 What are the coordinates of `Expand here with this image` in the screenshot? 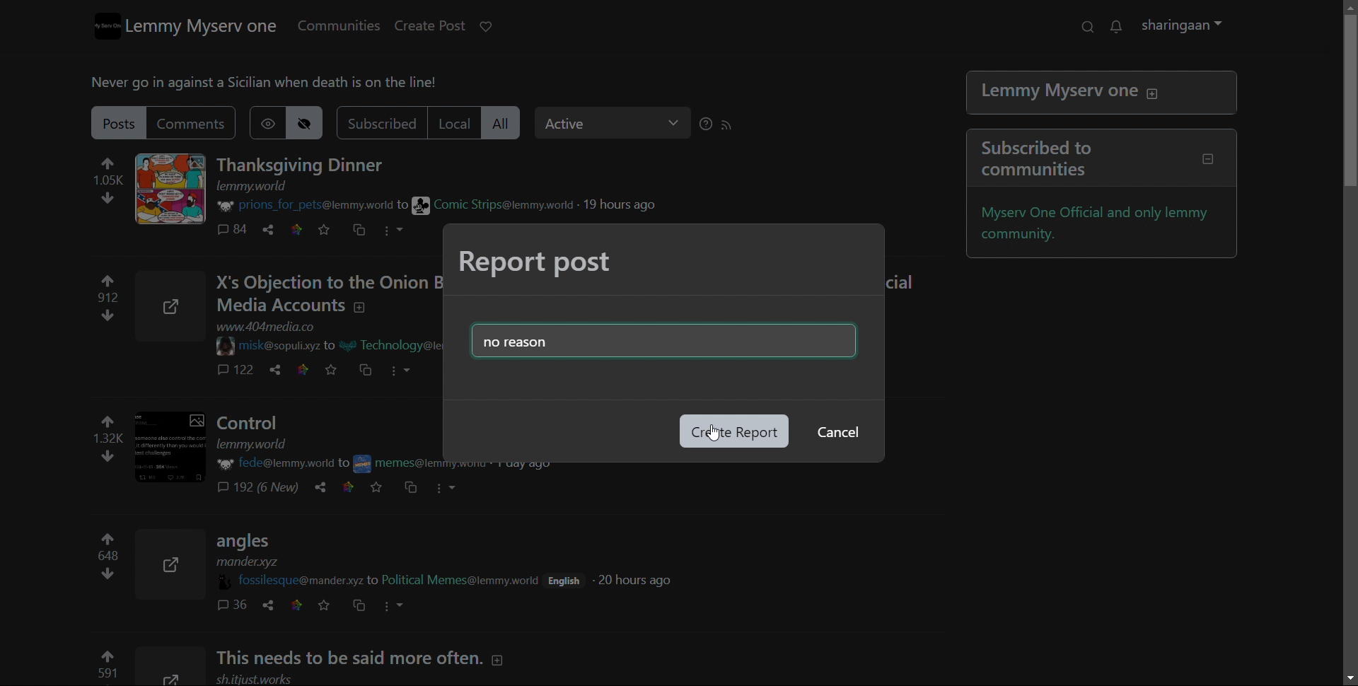 It's located at (178, 448).